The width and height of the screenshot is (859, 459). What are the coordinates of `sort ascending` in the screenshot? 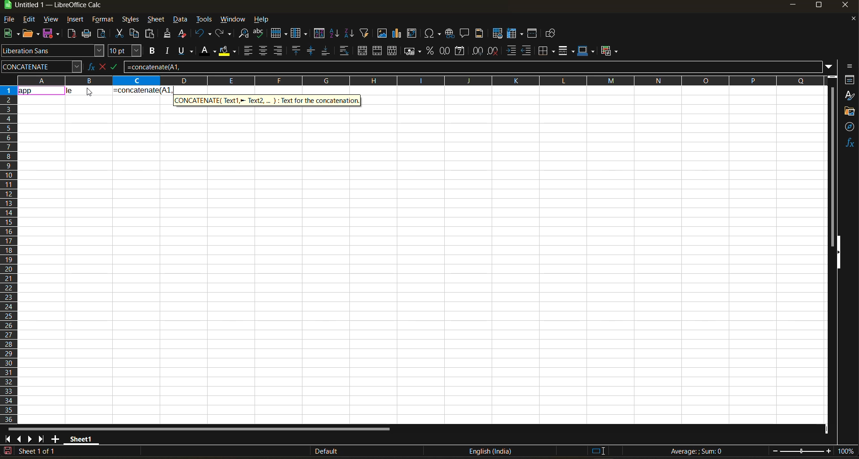 It's located at (335, 34).